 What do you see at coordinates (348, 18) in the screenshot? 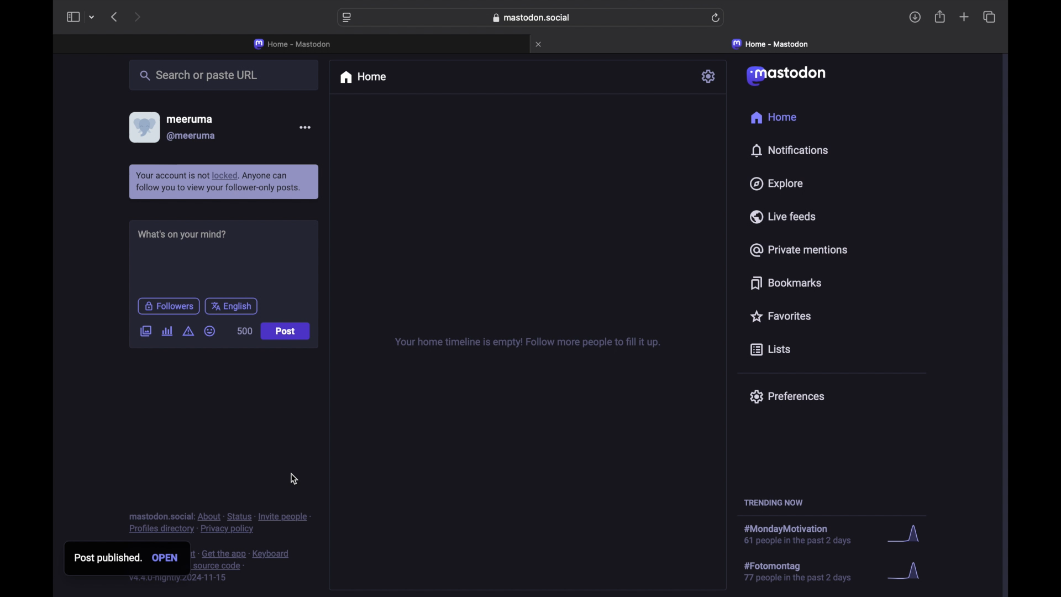
I see `website  settings` at bounding box center [348, 18].